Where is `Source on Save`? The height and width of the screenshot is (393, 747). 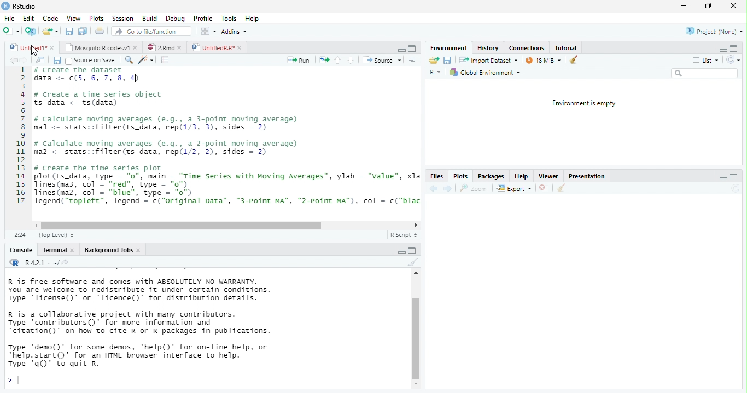
Source on Save is located at coordinates (90, 61).